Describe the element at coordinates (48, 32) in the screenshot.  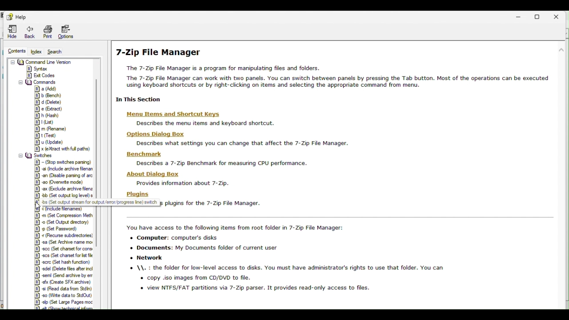
I see `print` at that location.